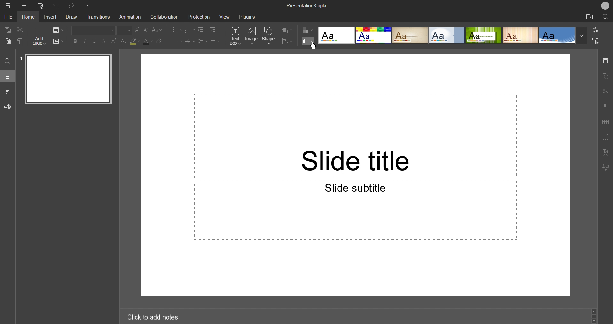 This screenshot has height=324, width=613. Describe the element at coordinates (215, 41) in the screenshot. I see `Column` at that location.